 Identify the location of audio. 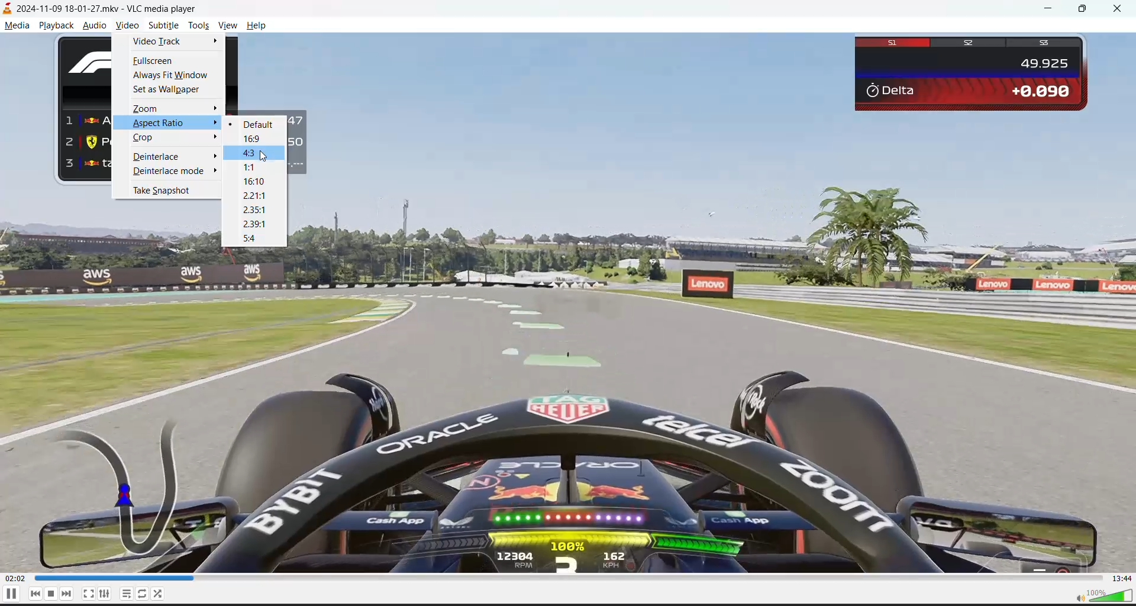
(93, 25).